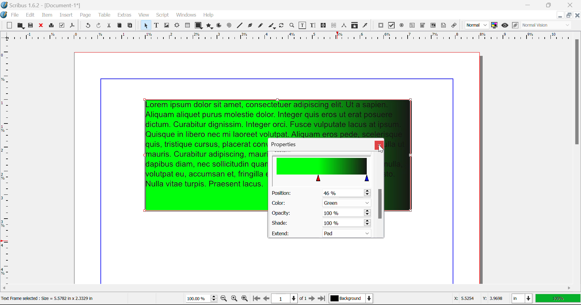  I want to click on Position Altered, so click(323, 193).